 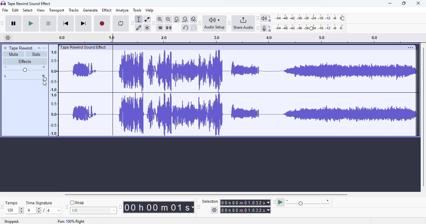 I want to click on audacity time toolbar, so click(x=120, y=207).